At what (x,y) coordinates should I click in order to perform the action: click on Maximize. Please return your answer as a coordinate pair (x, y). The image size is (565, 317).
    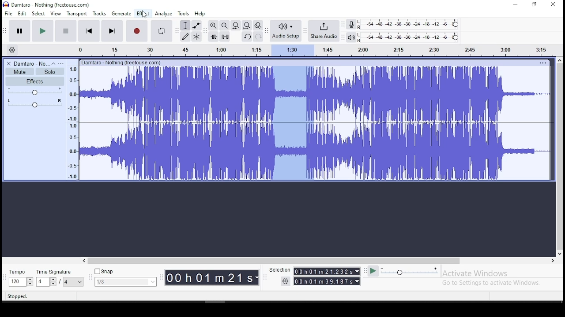
    Looking at the image, I should click on (534, 4).